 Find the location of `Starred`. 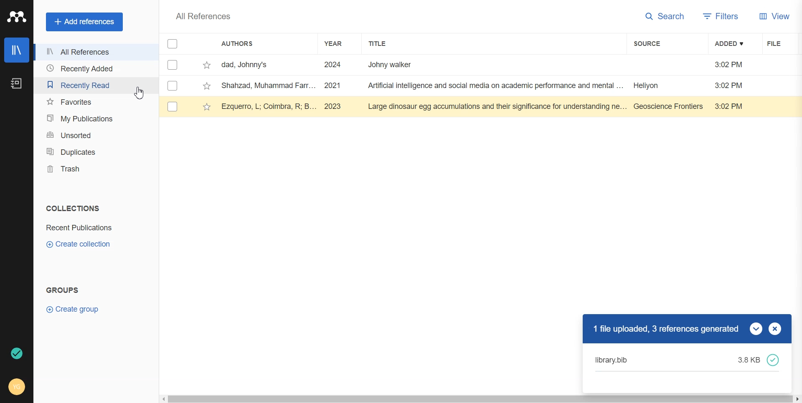

Starred is located at coordinates (207, 65).